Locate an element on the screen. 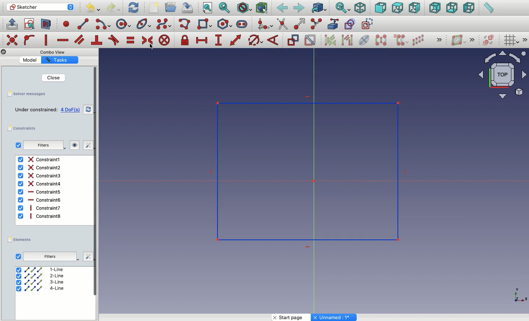 The width and height of the screenshot is (529, 321). Constraint7 is located at coordinates (40, 208).